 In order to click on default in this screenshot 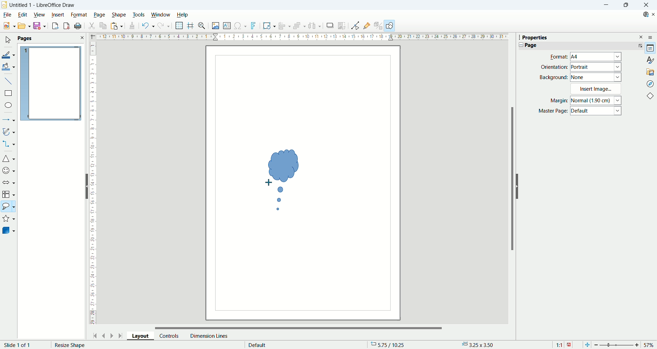, I will do `click(257, 344)`.